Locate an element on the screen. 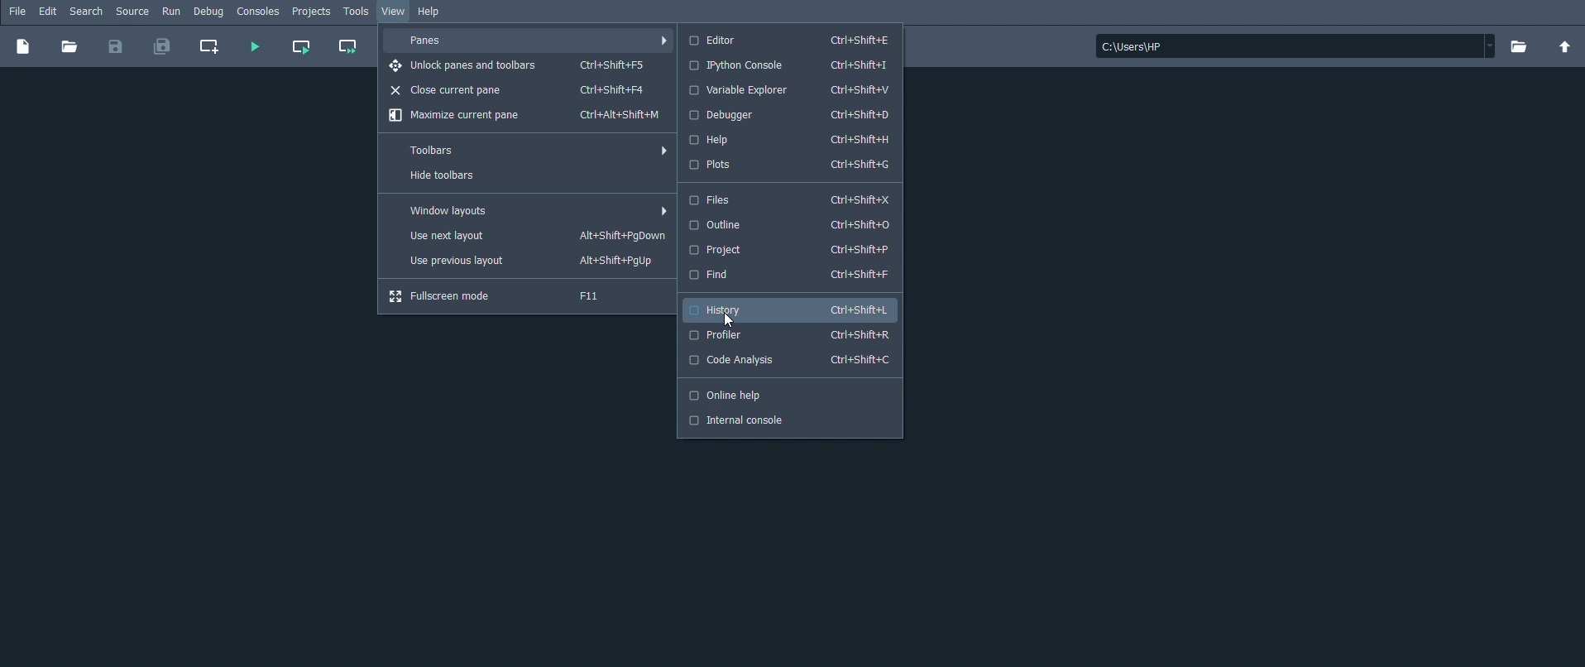 The image size is (1585, 667). Run current cell is located at coordinates (301, 48).